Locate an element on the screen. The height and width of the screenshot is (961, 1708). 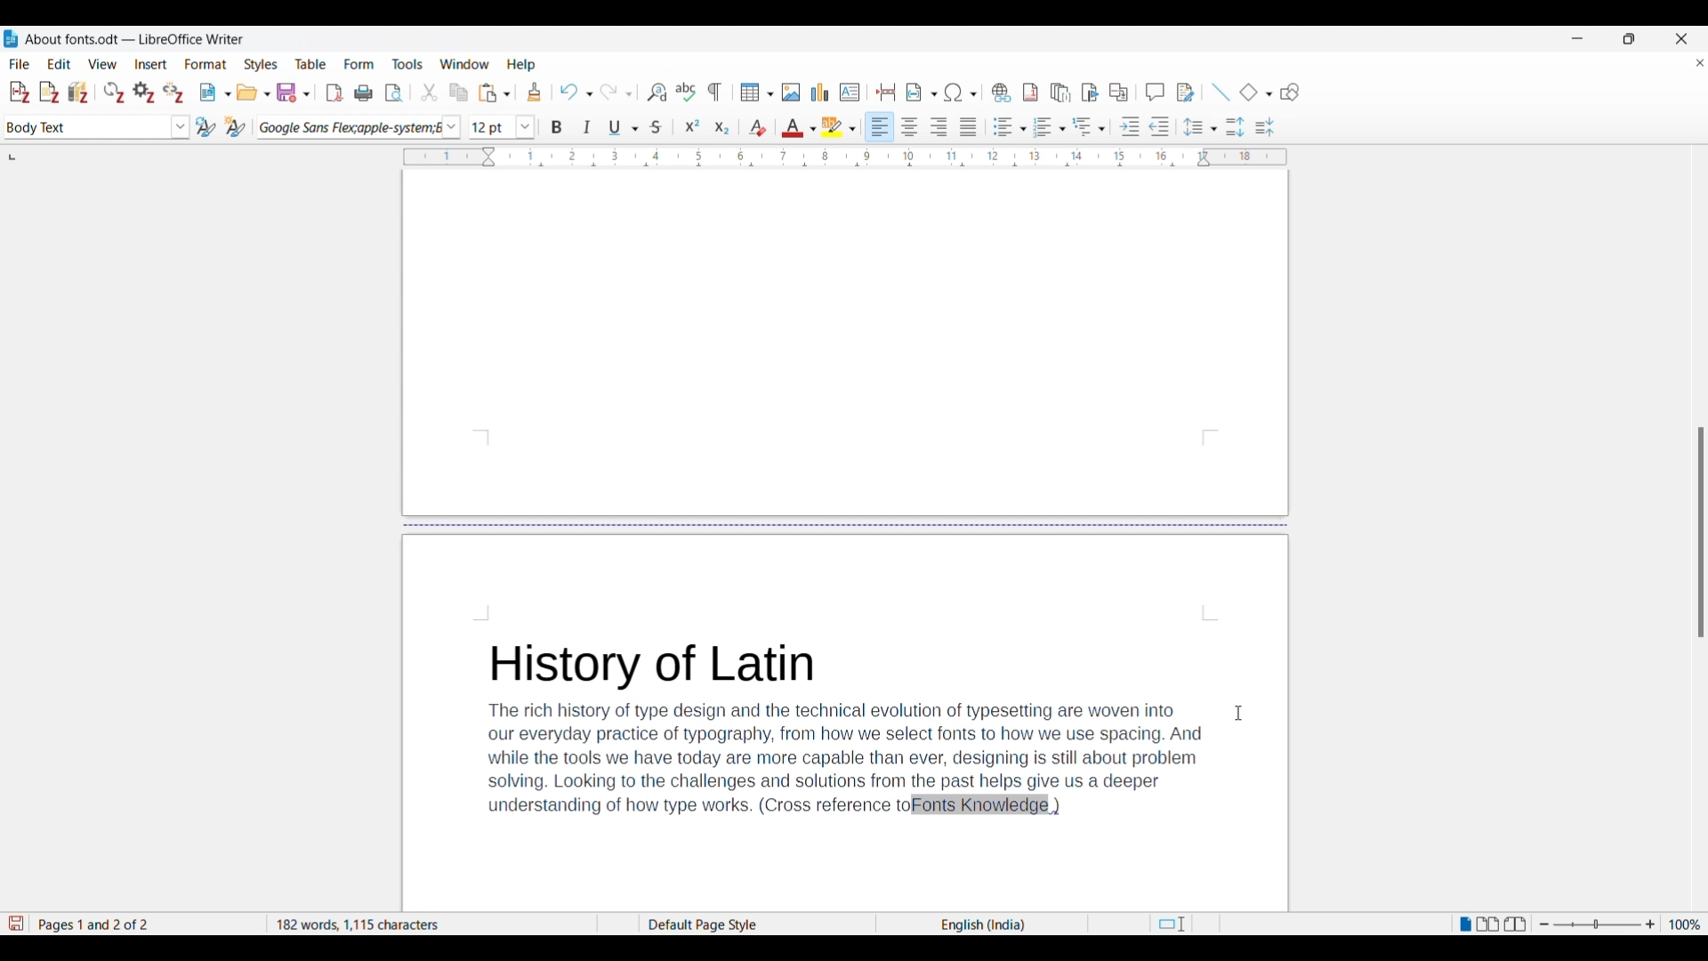
File menu is located at coordinates (20, 64).